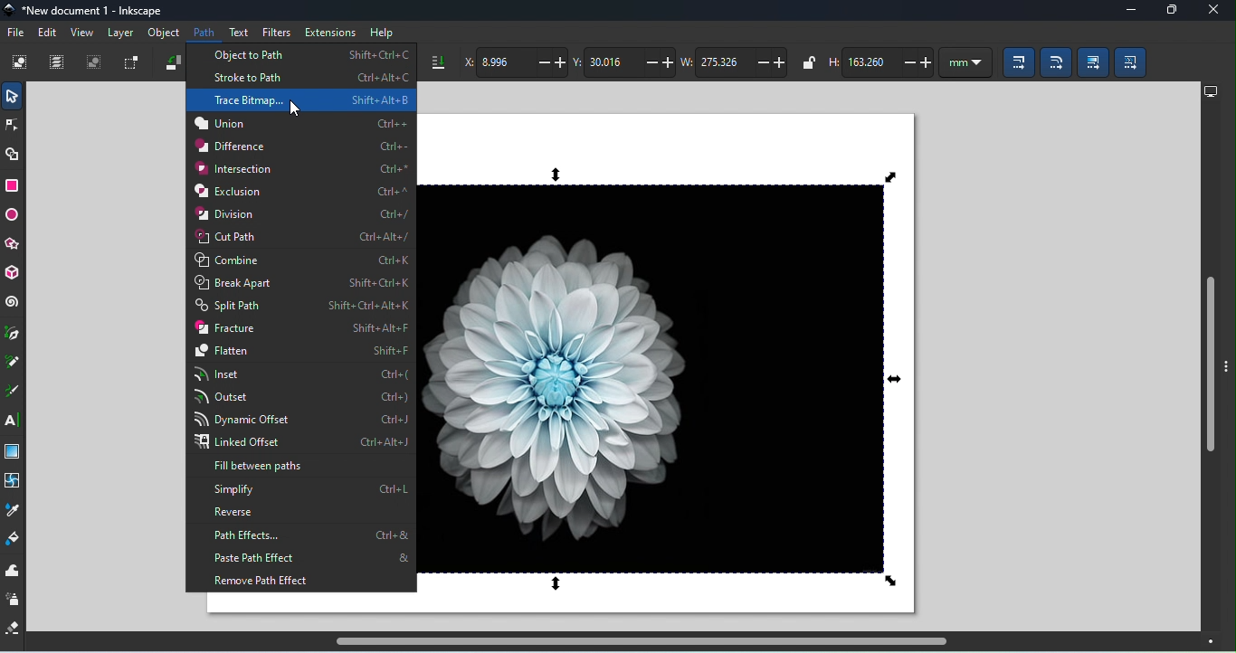 The image size is (1236, 653). Describe the element at coordinates (82, 35) in the screenshot. I see `View` at that location.